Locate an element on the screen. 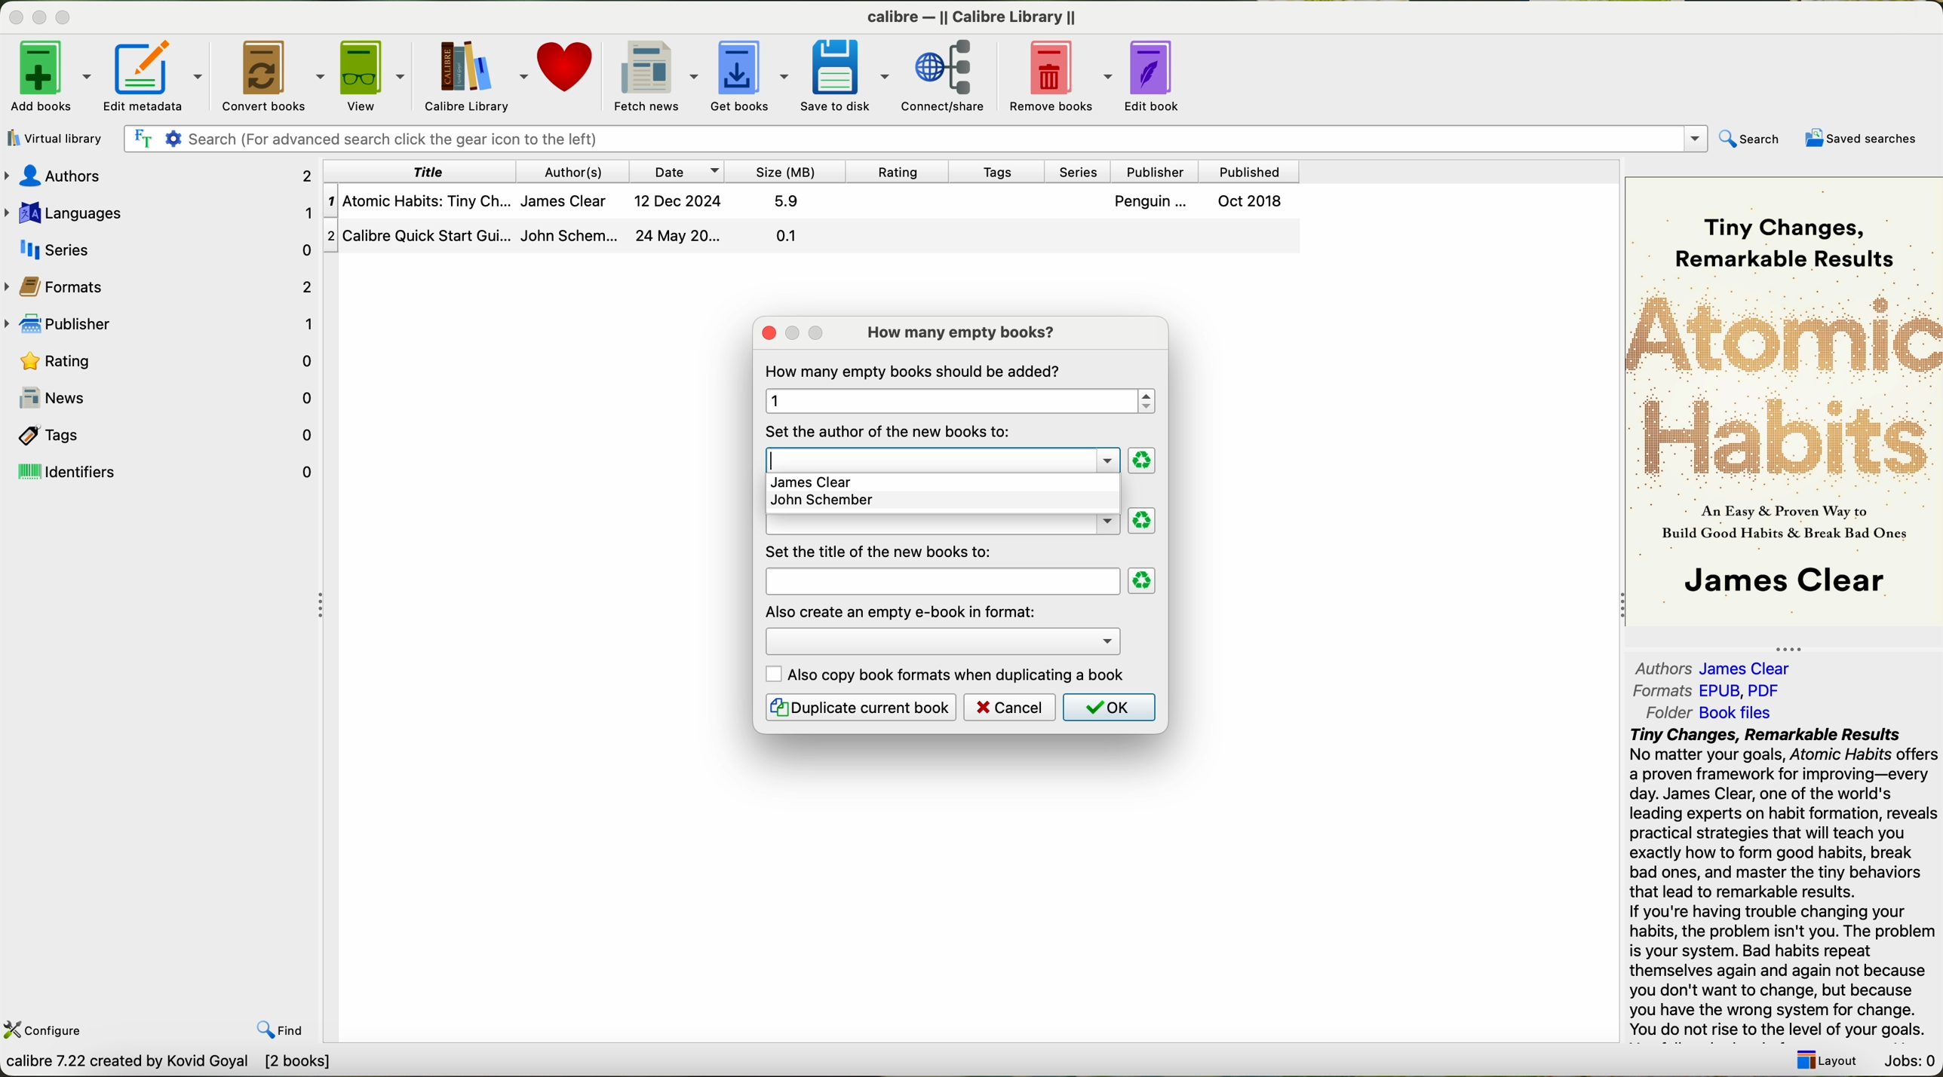 The width and height of the screenshot is (1943, 1077). tags is located at coordinates (999, 171).